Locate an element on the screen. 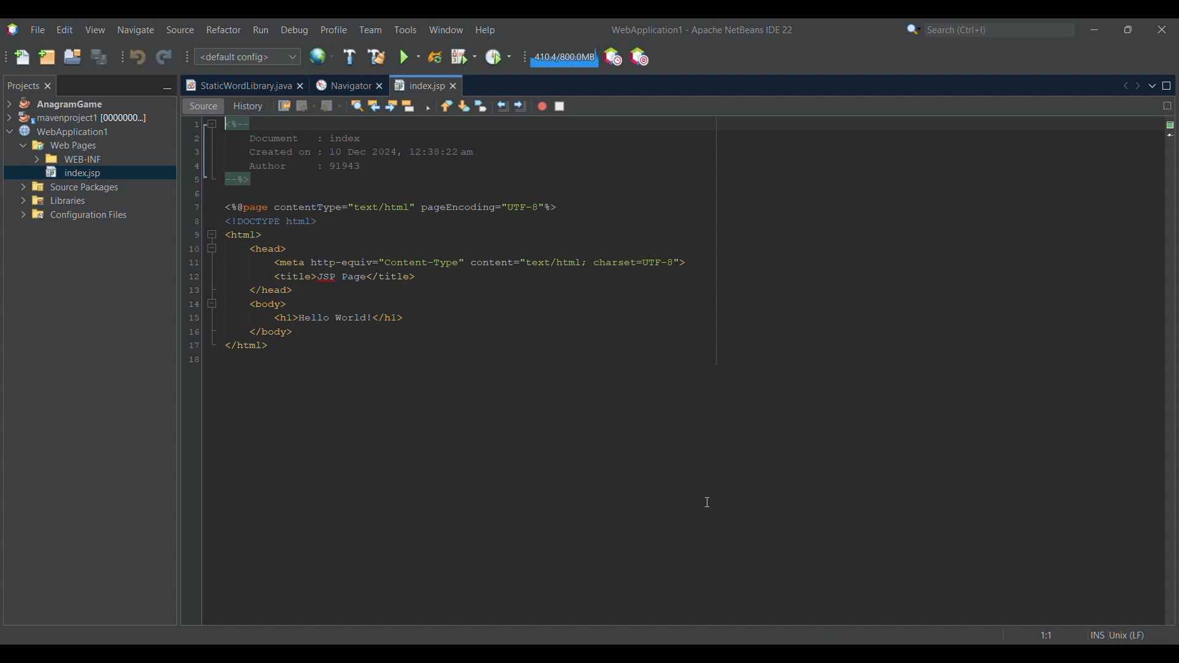 The width and height of the screenshot is (1179, 663). Source menu is located at coordinates (181, 29).